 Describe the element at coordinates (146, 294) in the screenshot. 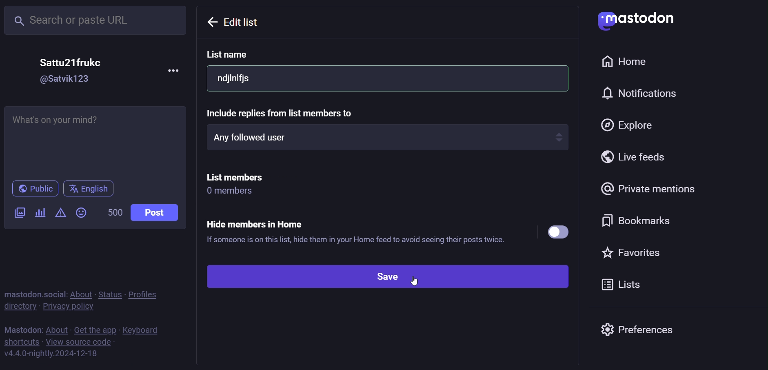

I see `profiles` at that location.